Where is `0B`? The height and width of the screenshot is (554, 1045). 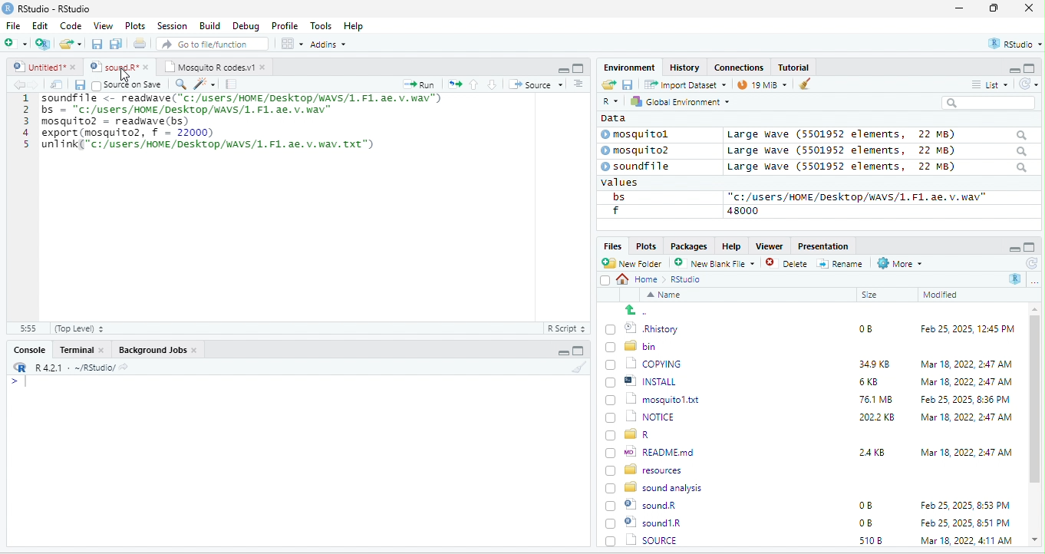 0B is located at coordinates (860, 327).